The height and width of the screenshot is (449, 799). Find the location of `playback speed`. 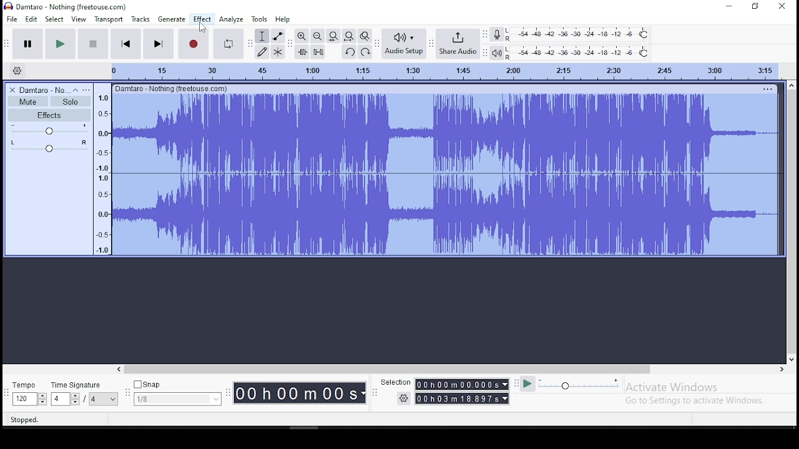

playback speed is located at coordinates (570, 385).